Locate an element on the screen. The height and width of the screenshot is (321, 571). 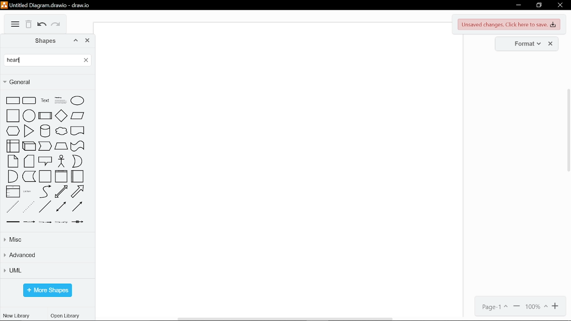
restore down is located at coordinates (539, 6).